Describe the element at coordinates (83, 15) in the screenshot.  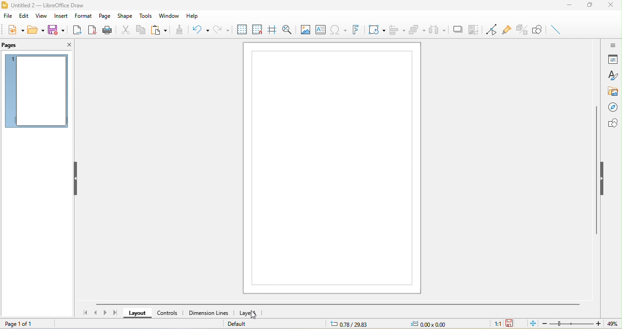
I see `format` at that location.